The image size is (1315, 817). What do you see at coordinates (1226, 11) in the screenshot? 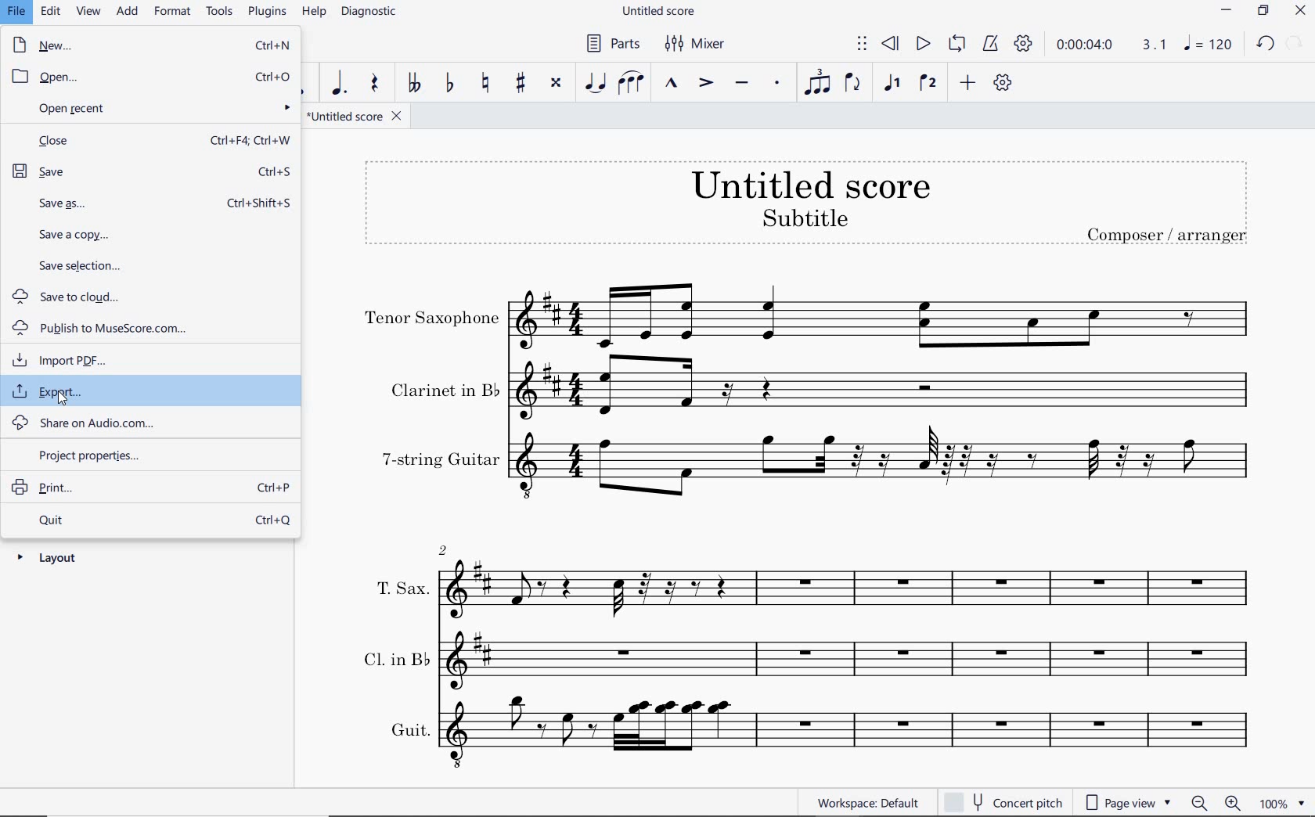
I see `MINIMIZE` at bounding box center [1226, 11].